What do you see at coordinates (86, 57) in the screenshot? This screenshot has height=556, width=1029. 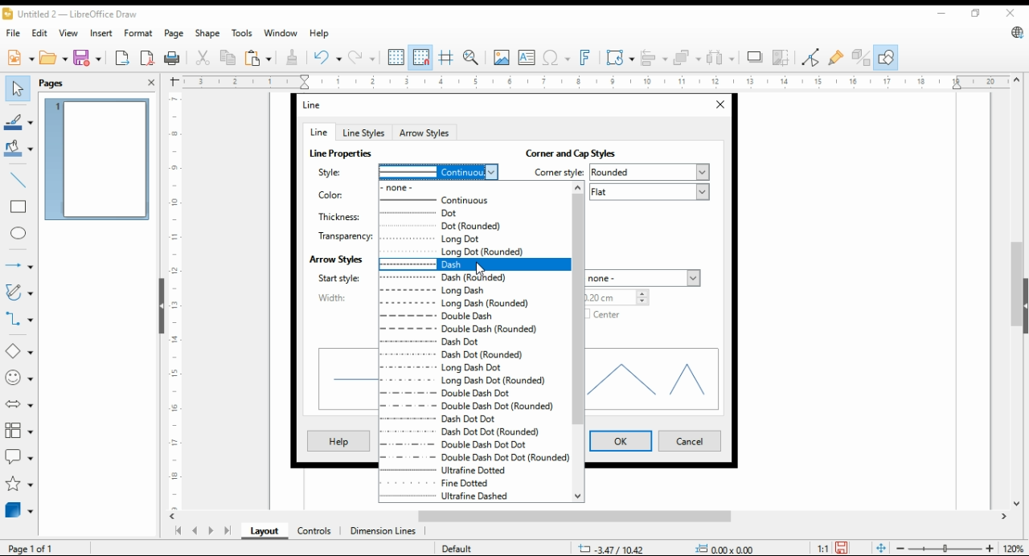 I see `save` at bounding box center [86, 57].